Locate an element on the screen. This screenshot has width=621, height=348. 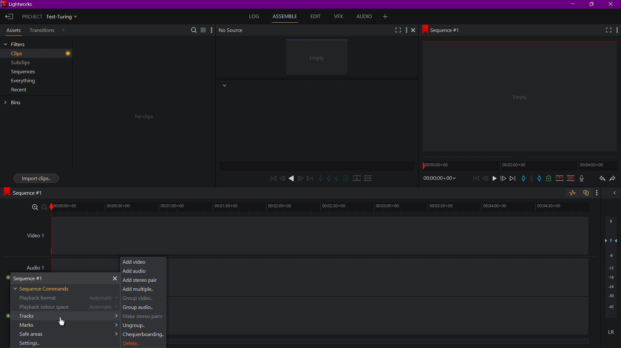
play is located at coordinates (292, 179).